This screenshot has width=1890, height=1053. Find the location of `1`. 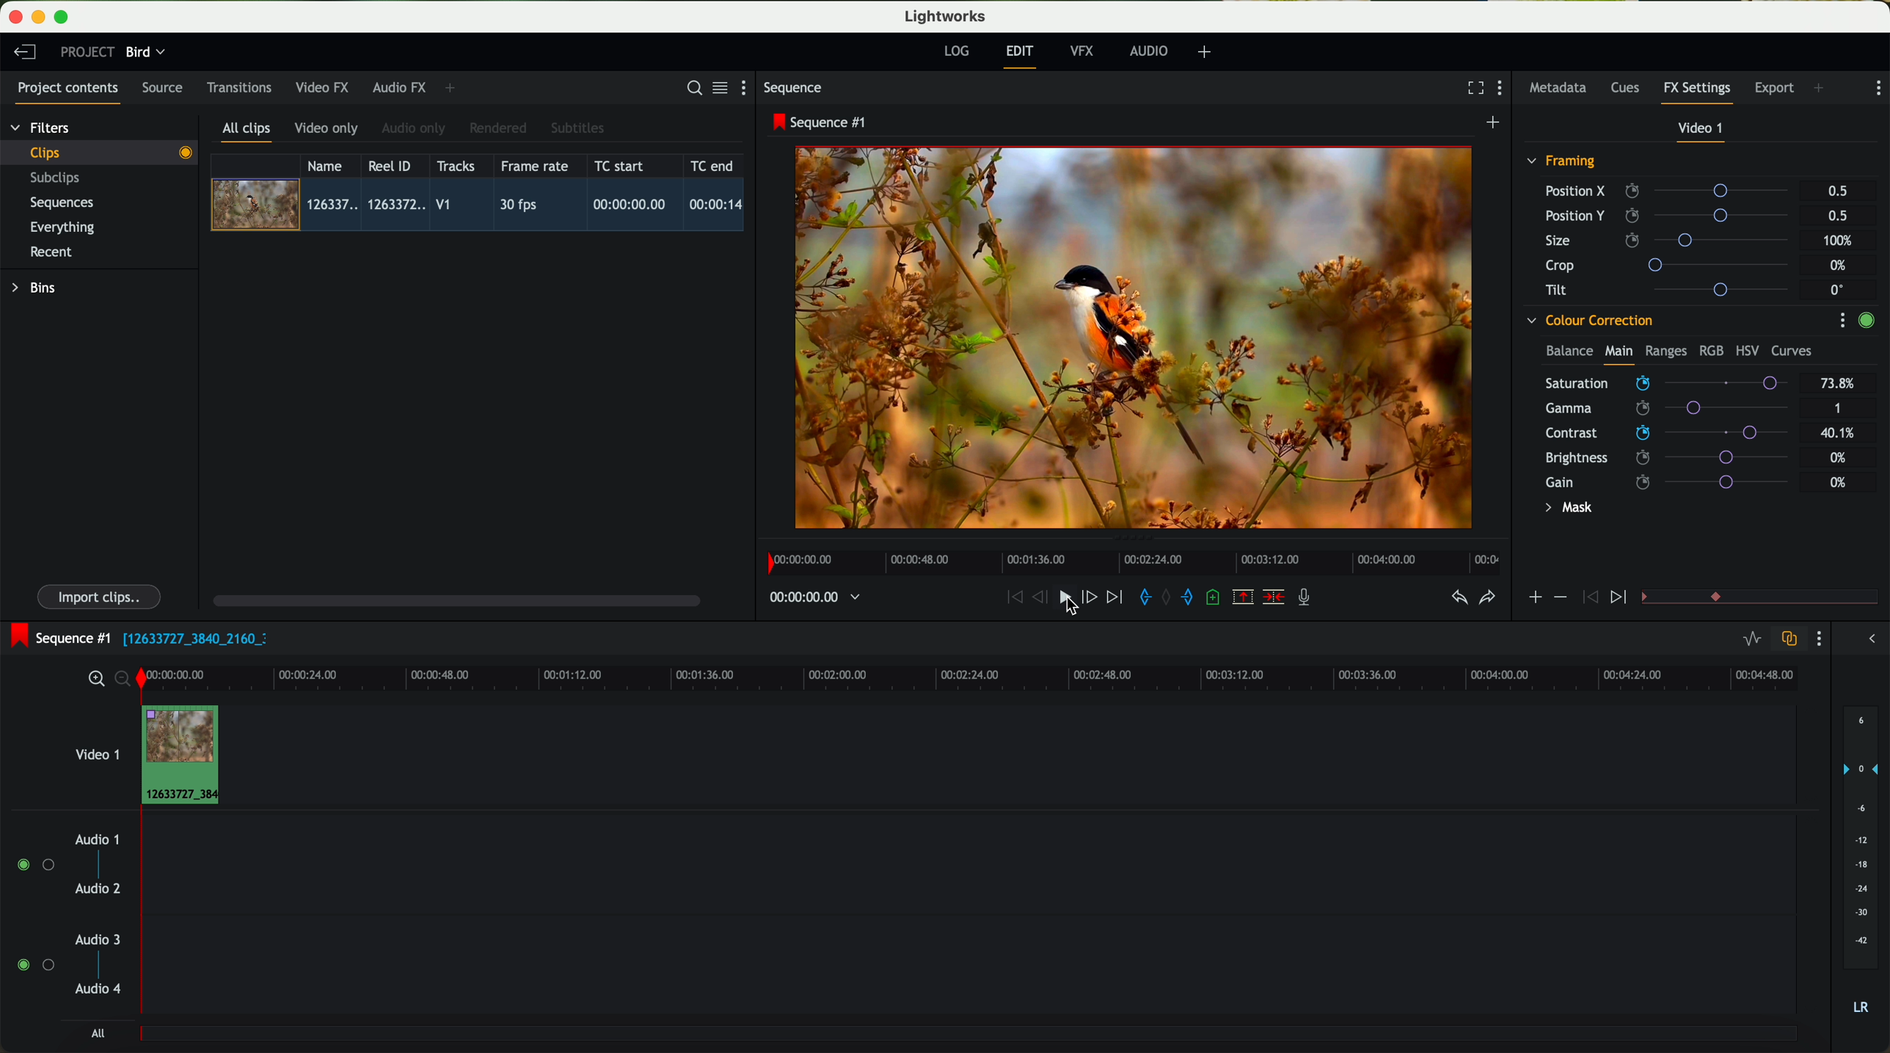

1 is located at coordinates (1839, 409).